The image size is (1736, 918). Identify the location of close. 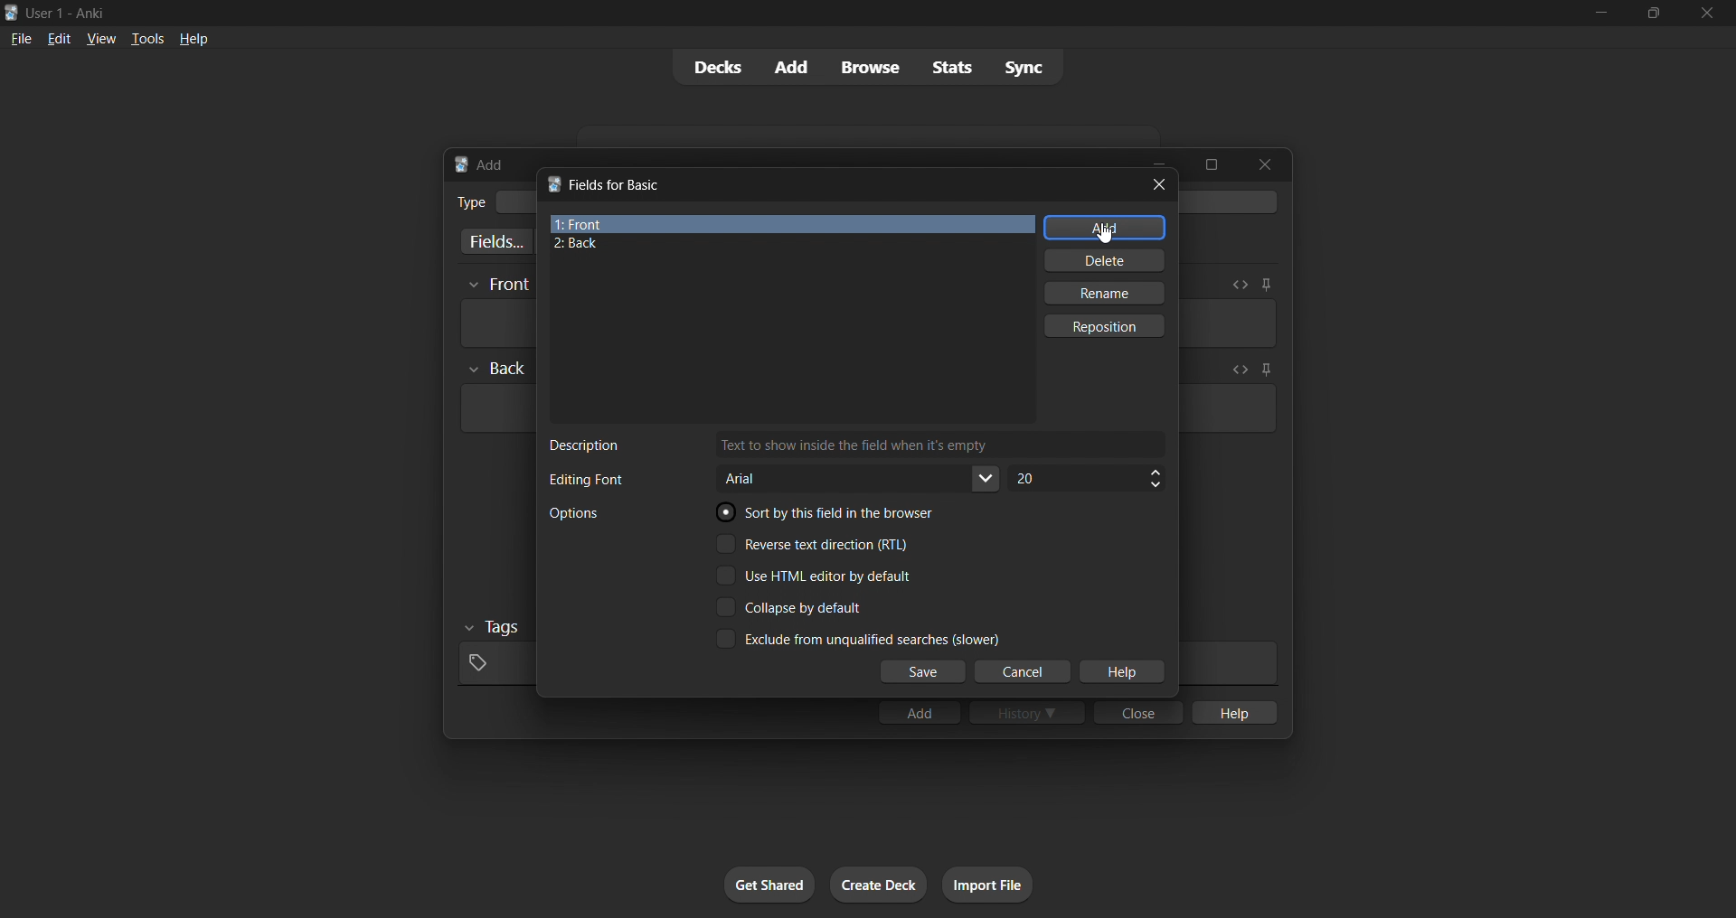
(1265, 164).